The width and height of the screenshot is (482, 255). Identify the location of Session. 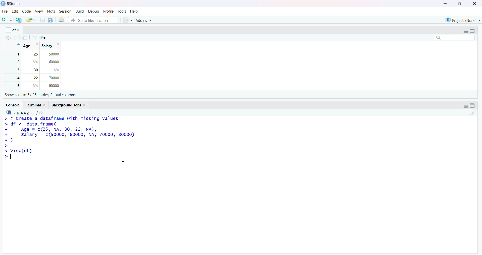
(65, 11).